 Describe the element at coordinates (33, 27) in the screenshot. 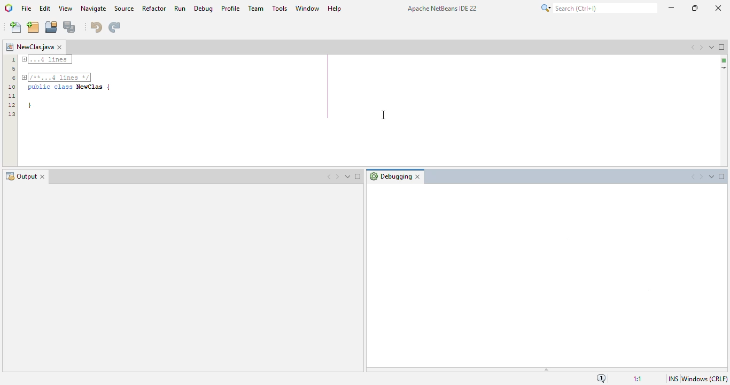

I see `new project` at that location.